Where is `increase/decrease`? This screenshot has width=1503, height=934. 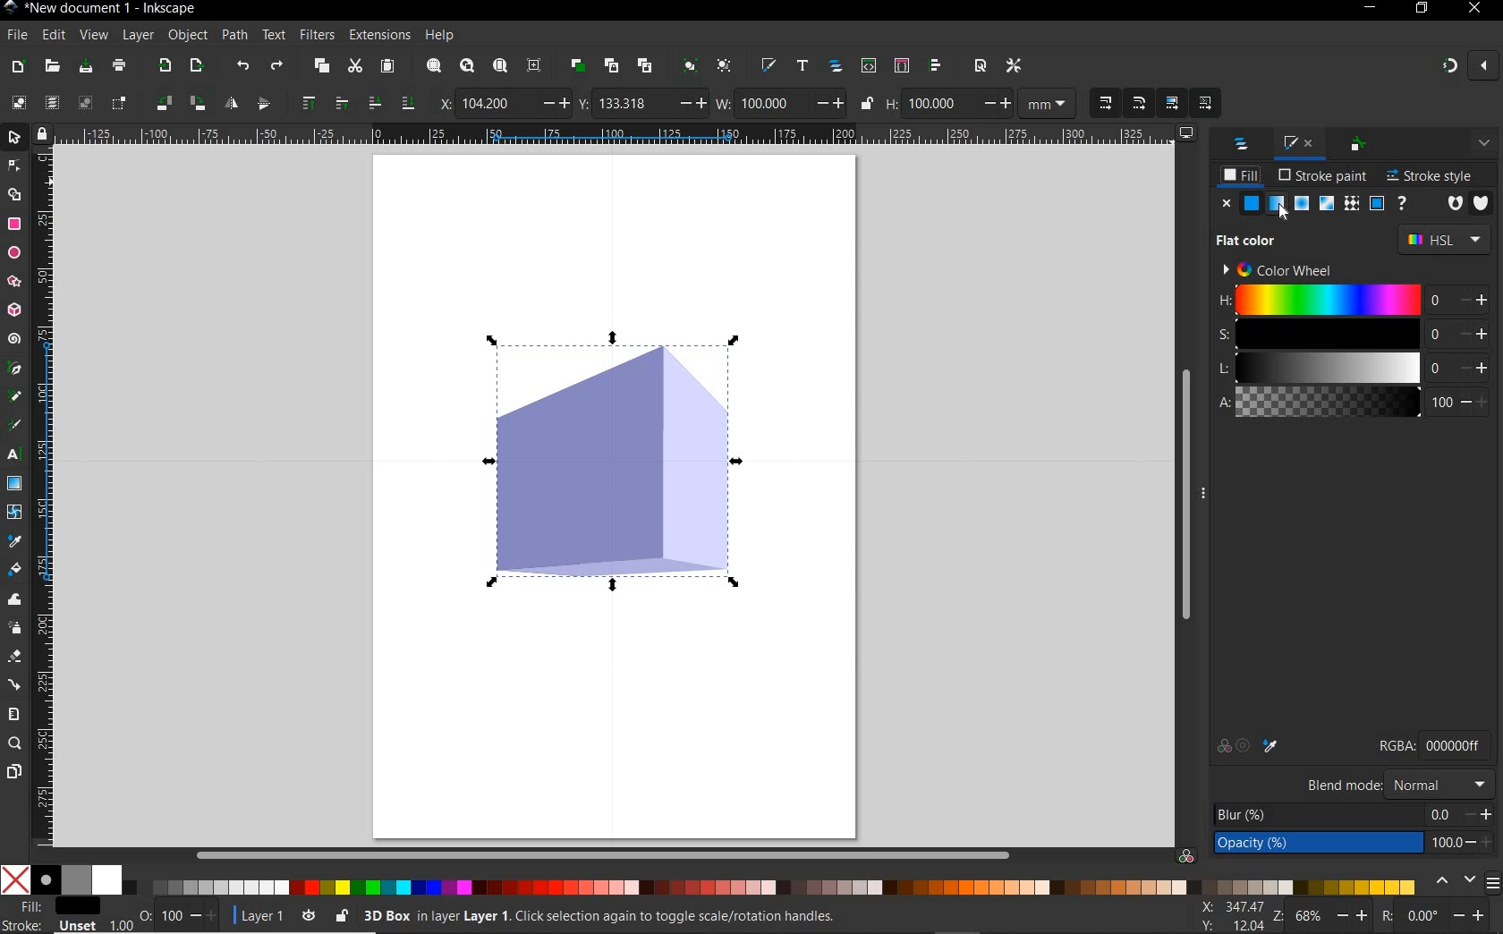 increase/decrease is located at coordinates (1473, 915).